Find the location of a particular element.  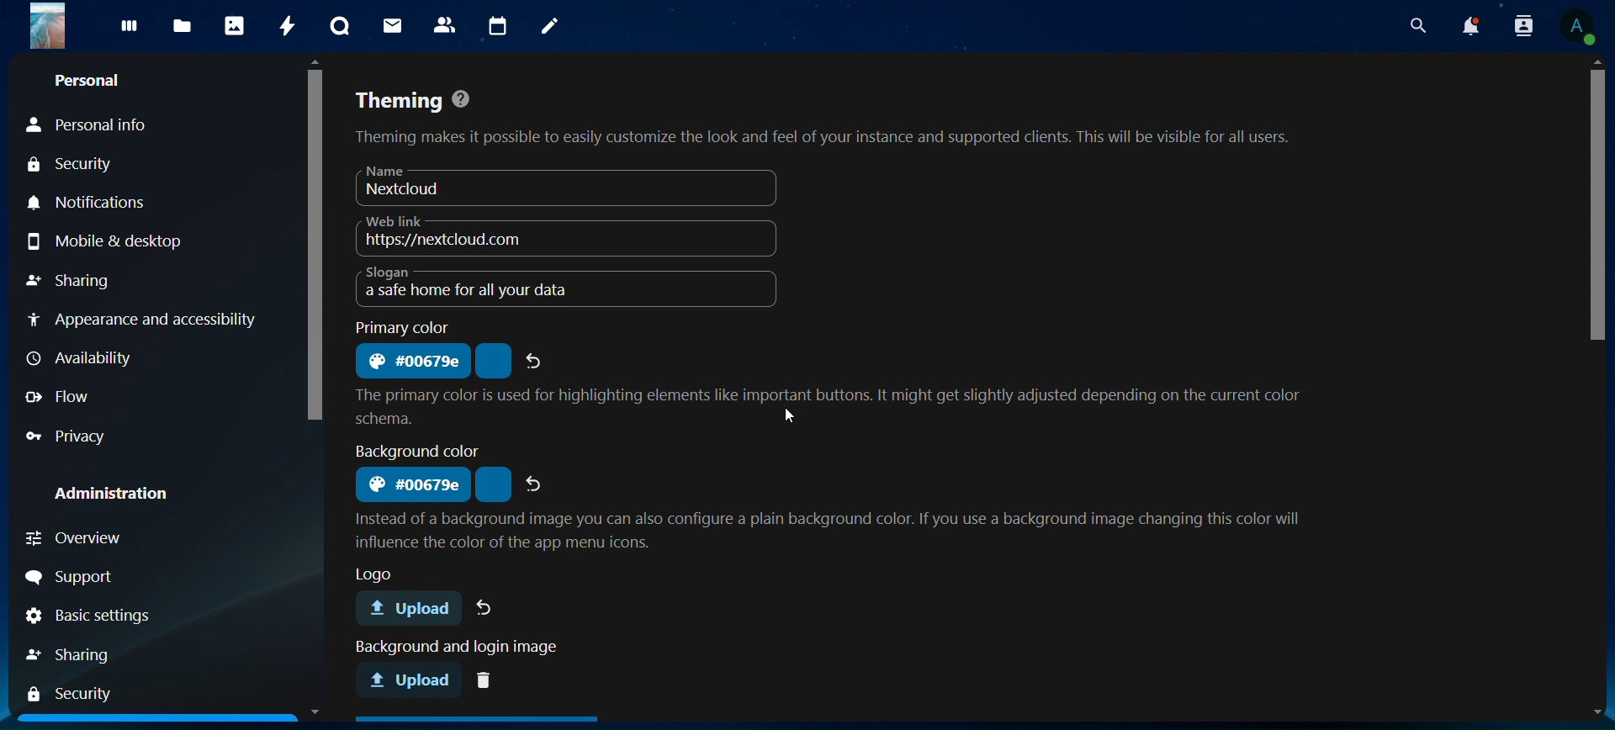

text is located at coordinates (834, 529).